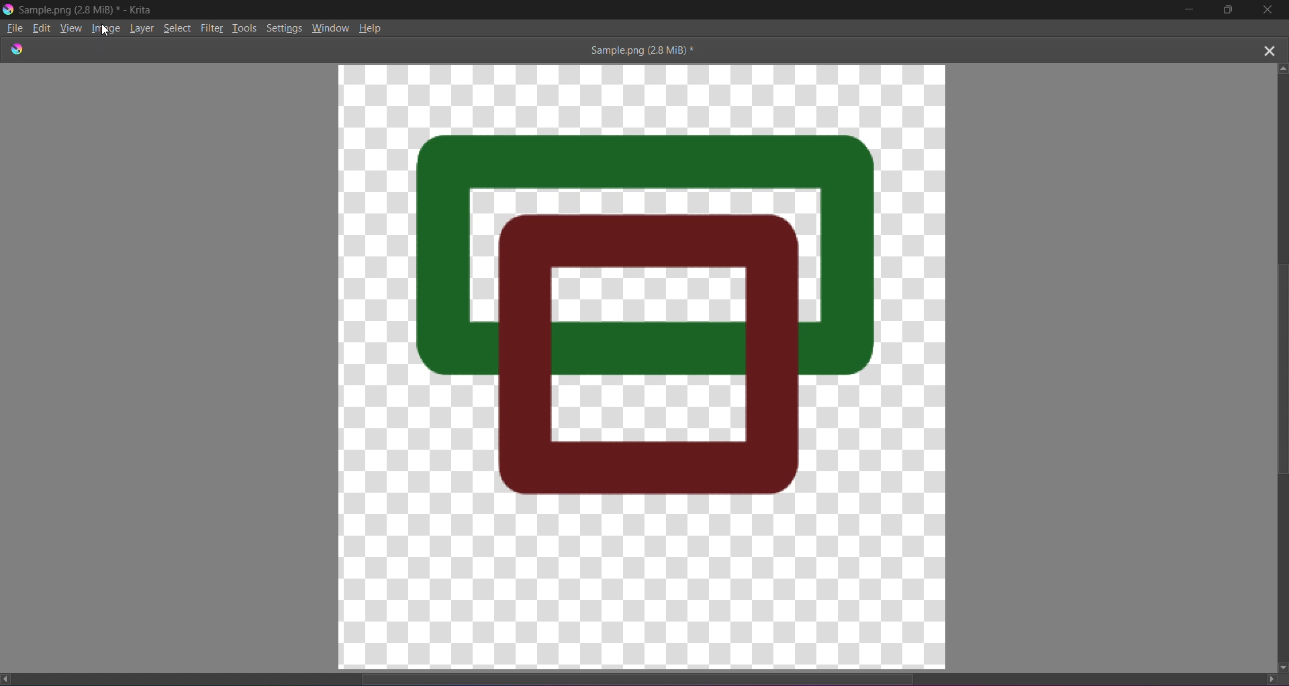 The height and width of the screenshot is (686, 1289). I want to click on Scroll right, so click(1266, 678).